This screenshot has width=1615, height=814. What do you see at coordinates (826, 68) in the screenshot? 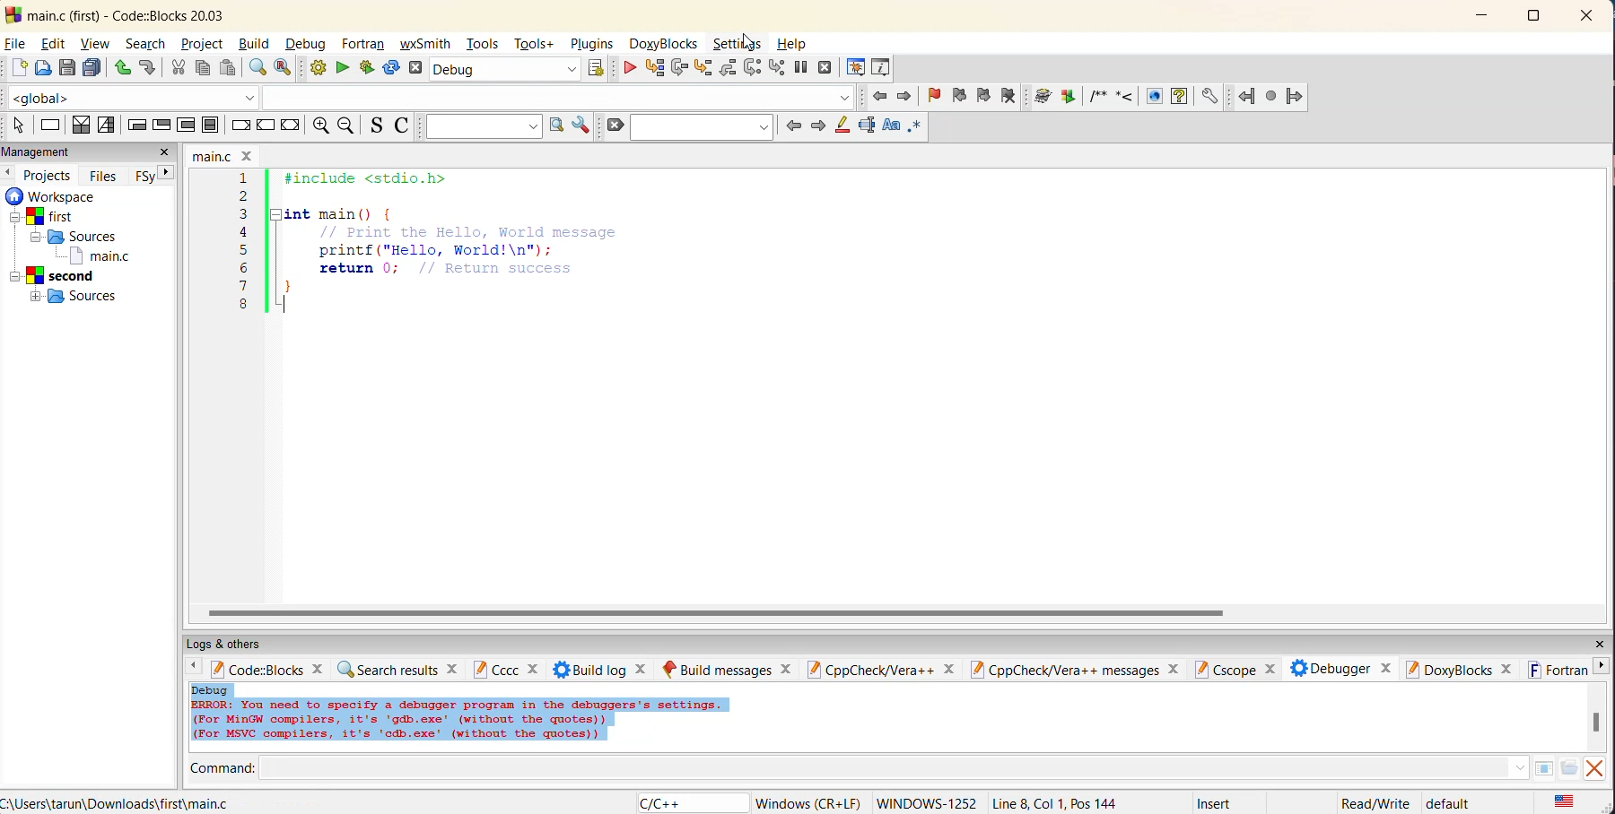
I see `stop debugger` at bounding box center [826, 68].